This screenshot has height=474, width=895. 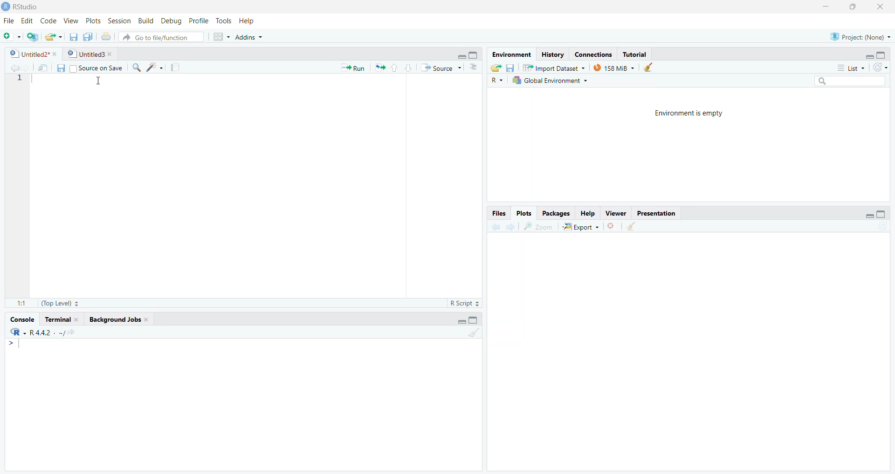 I want to click on Search, so click(x=853, y=80).